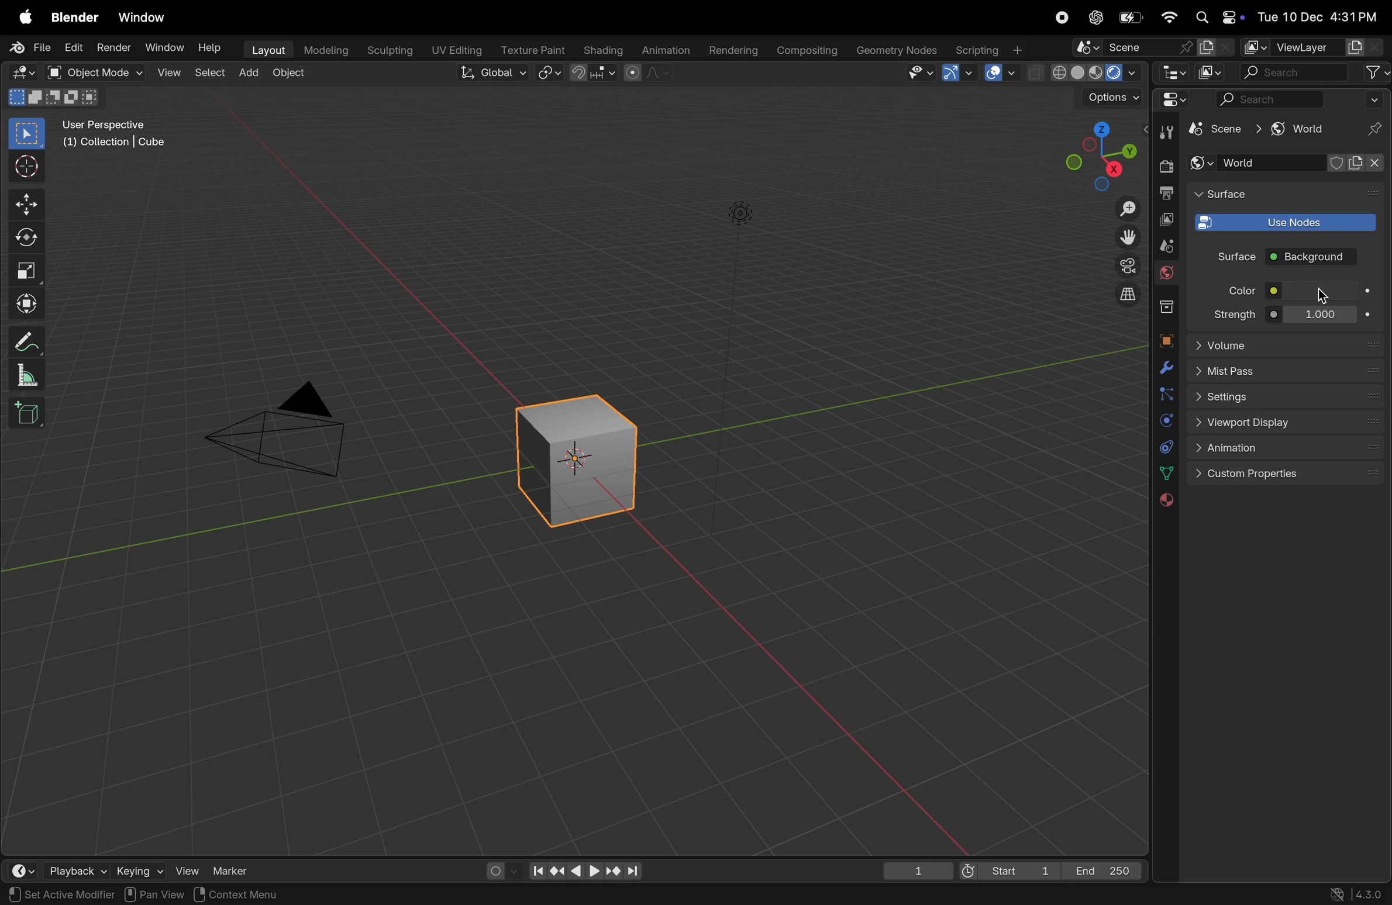 The width and height of the screenshot is (1392, 905). What do you see at coordinates (1315, 72) in the screenshot?
I see `search` at bounding box center [1315, 72].